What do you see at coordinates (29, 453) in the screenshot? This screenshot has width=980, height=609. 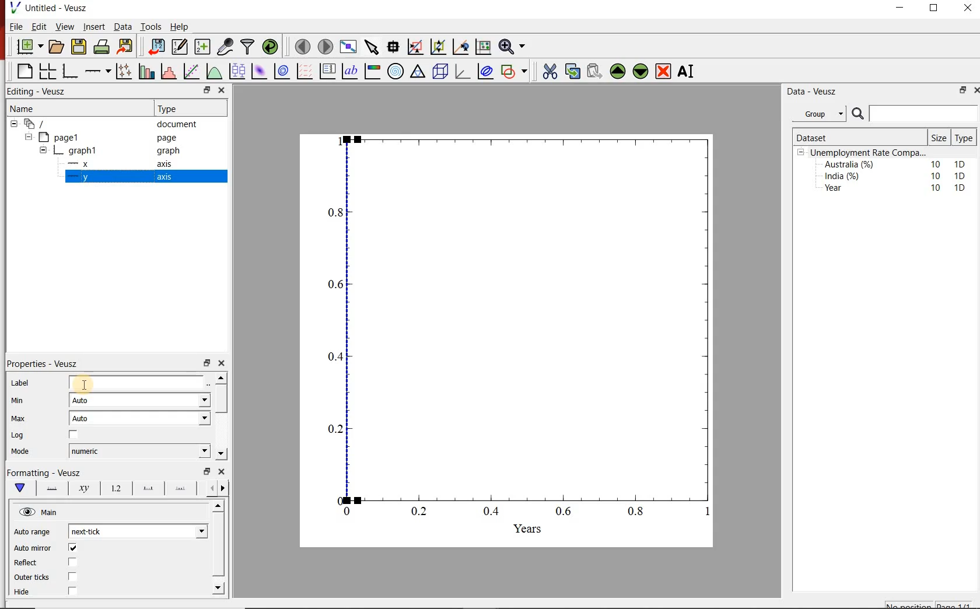 I see `Mode` at bounding box center [29, 453].